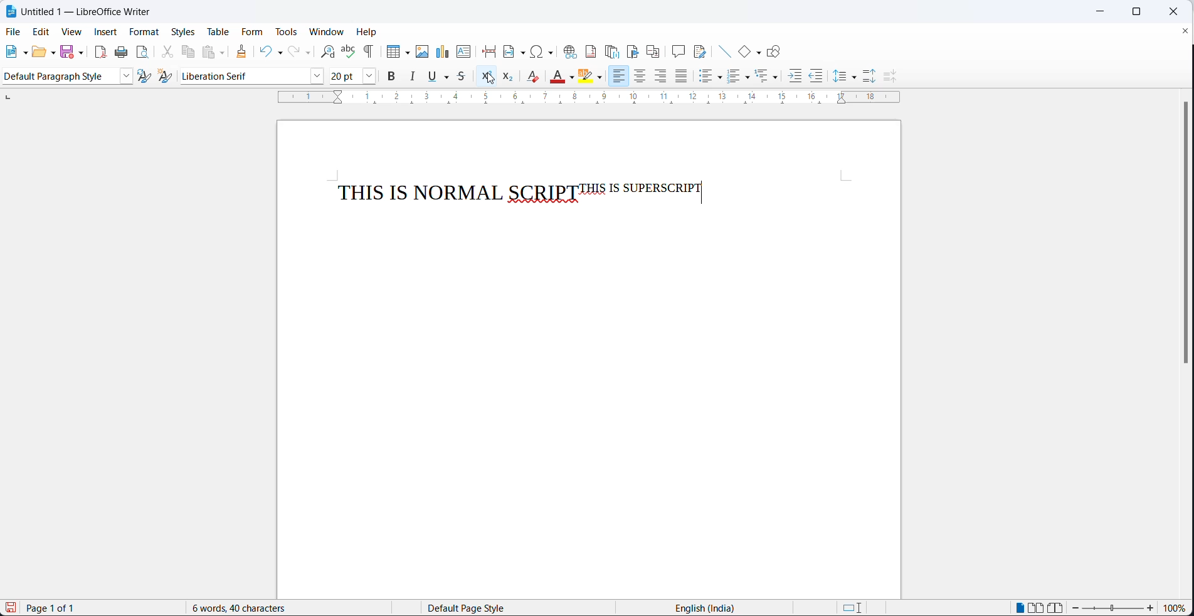 The image size is (1194, 616). What do you see at coordinates (369, 51) in the screenshot?
I see `toggle formatting marks` at bounding box center [369, 51].